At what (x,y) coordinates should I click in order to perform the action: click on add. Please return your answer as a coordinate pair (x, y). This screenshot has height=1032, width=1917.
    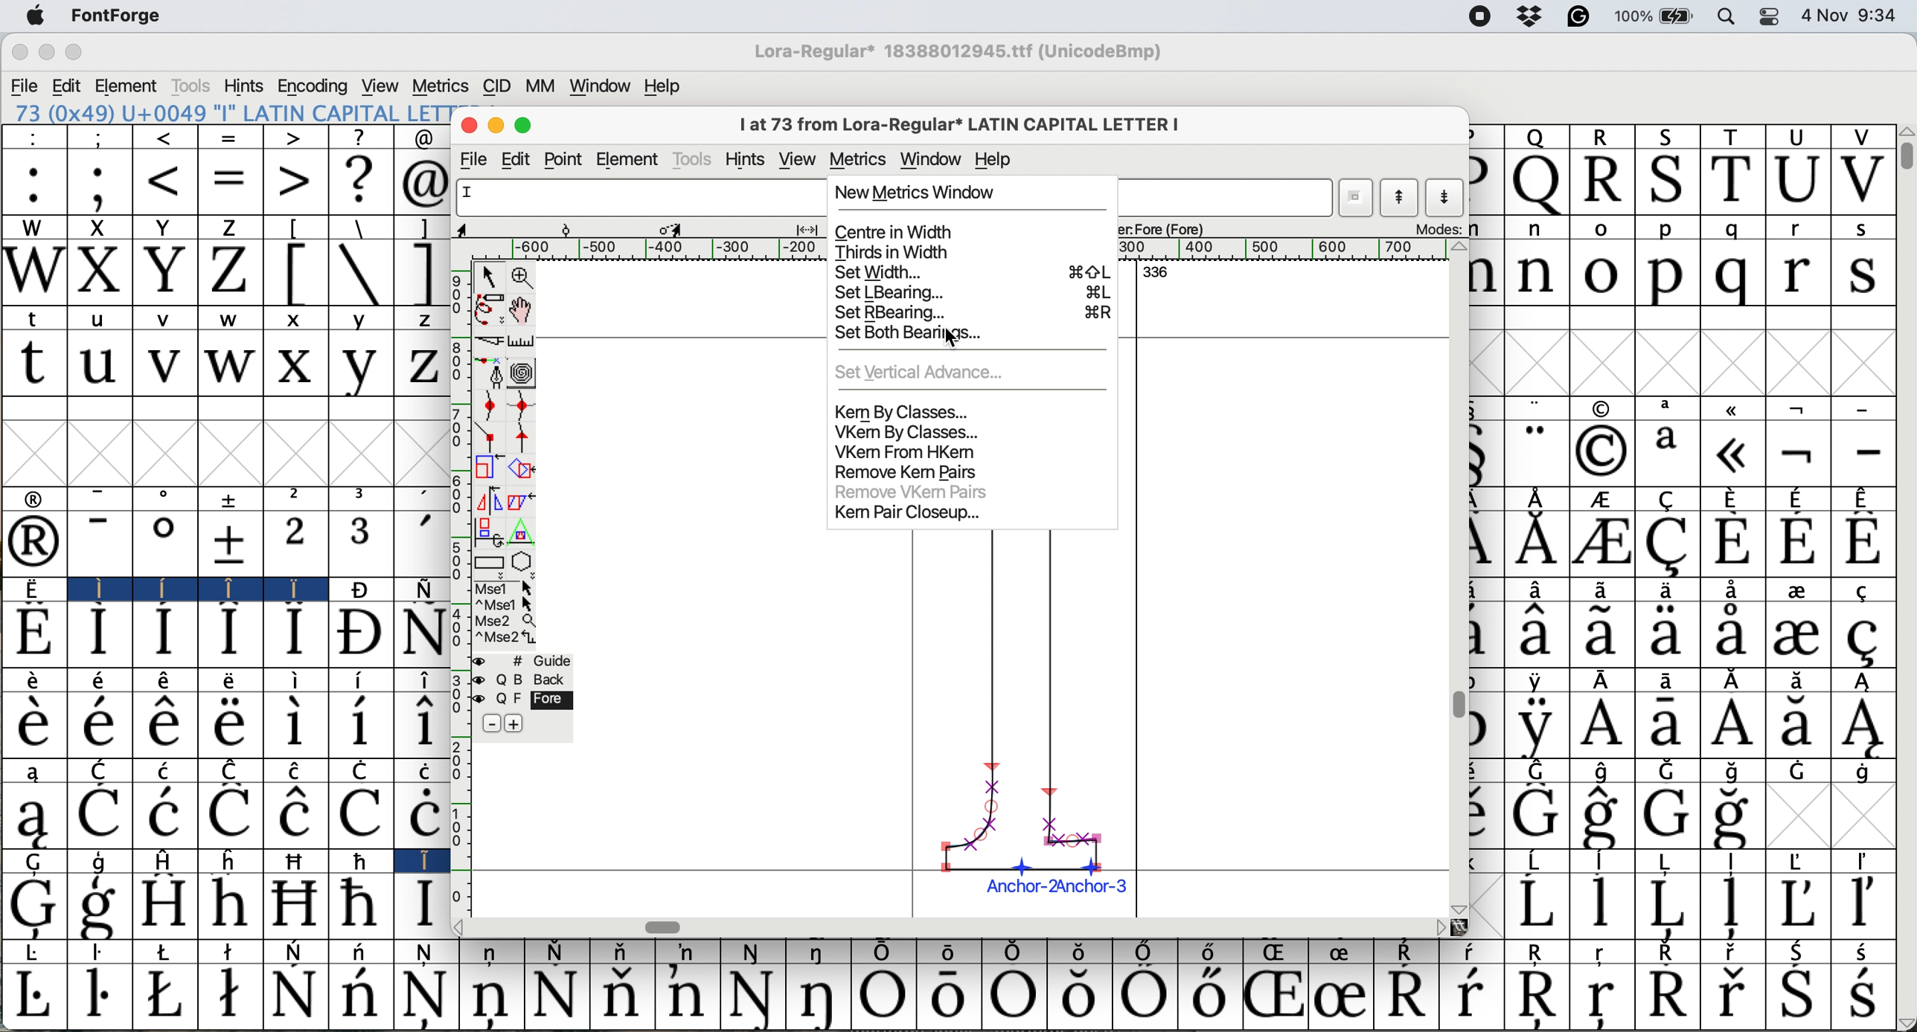
    Looking at the image, I should click on (516, 723).